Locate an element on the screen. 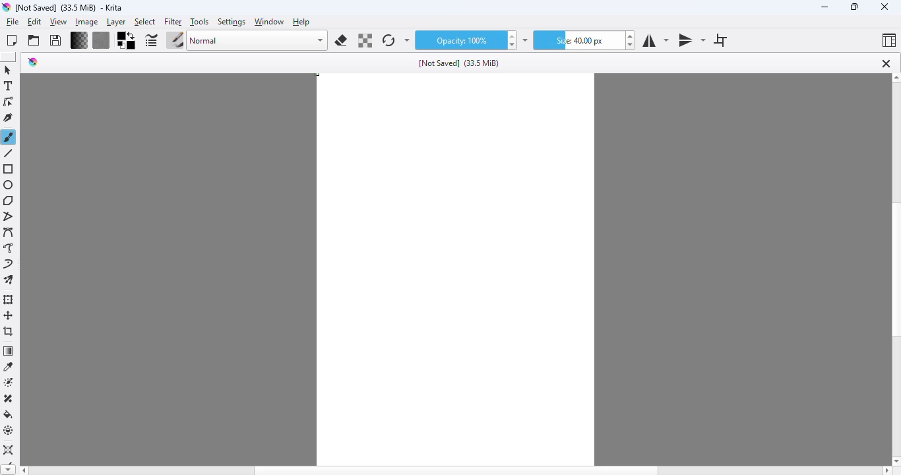 This screenshot has height=475, width=901. Krita logo is located at coordinates (7, 7).